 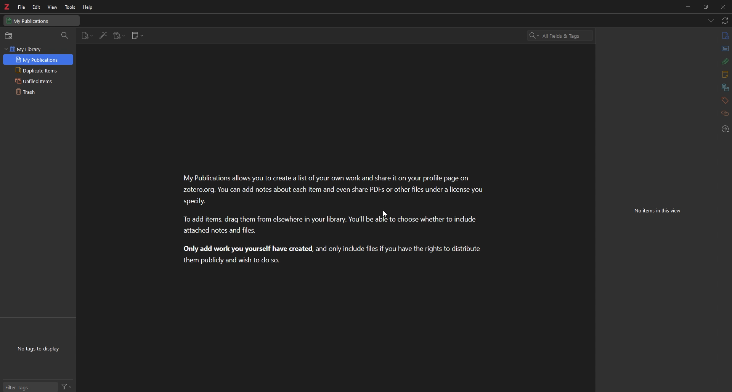 I want to click on My Library, so click(x=26, y=50).